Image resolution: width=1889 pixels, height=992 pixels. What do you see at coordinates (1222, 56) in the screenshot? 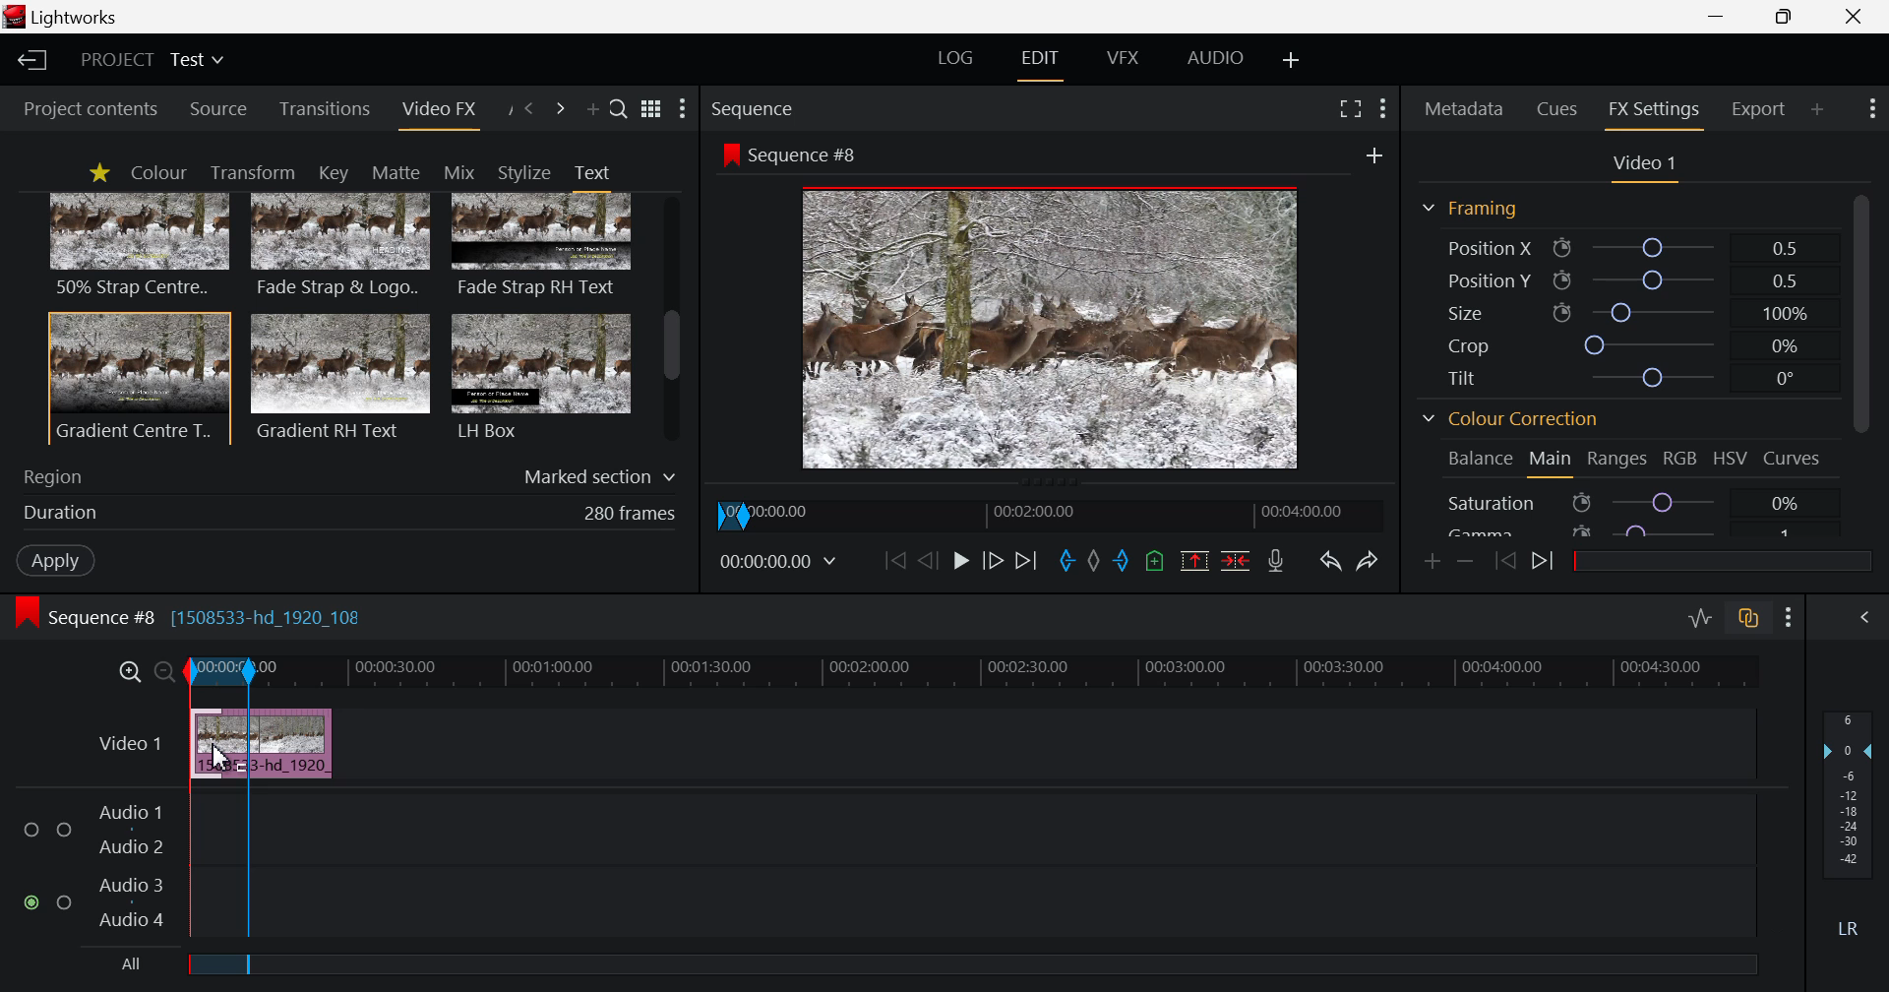
I see `AUDIO Layout` at bounding box center [1222, 56].